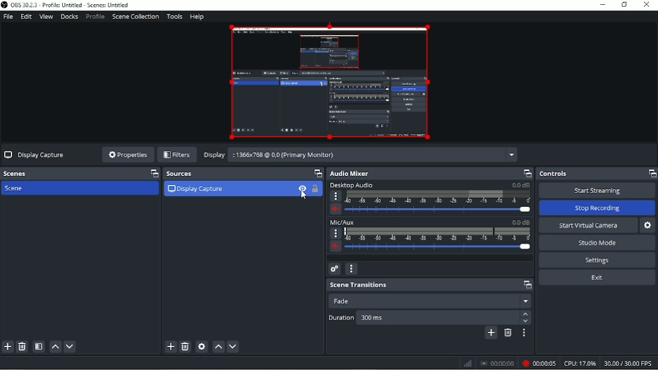  What do you see at coordinates (25, 189) in the screenshot?
I see `Scene` at bounding box center [25, 189].